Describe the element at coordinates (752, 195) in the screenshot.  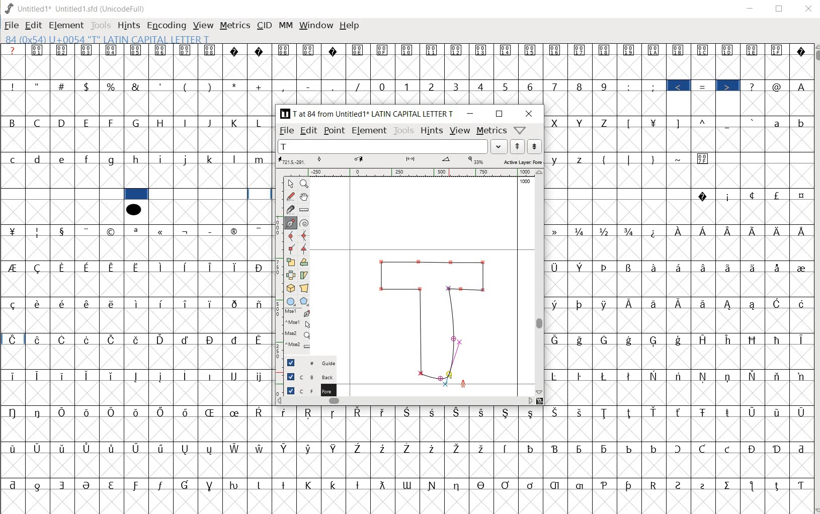
I see `Symbol` at that location.